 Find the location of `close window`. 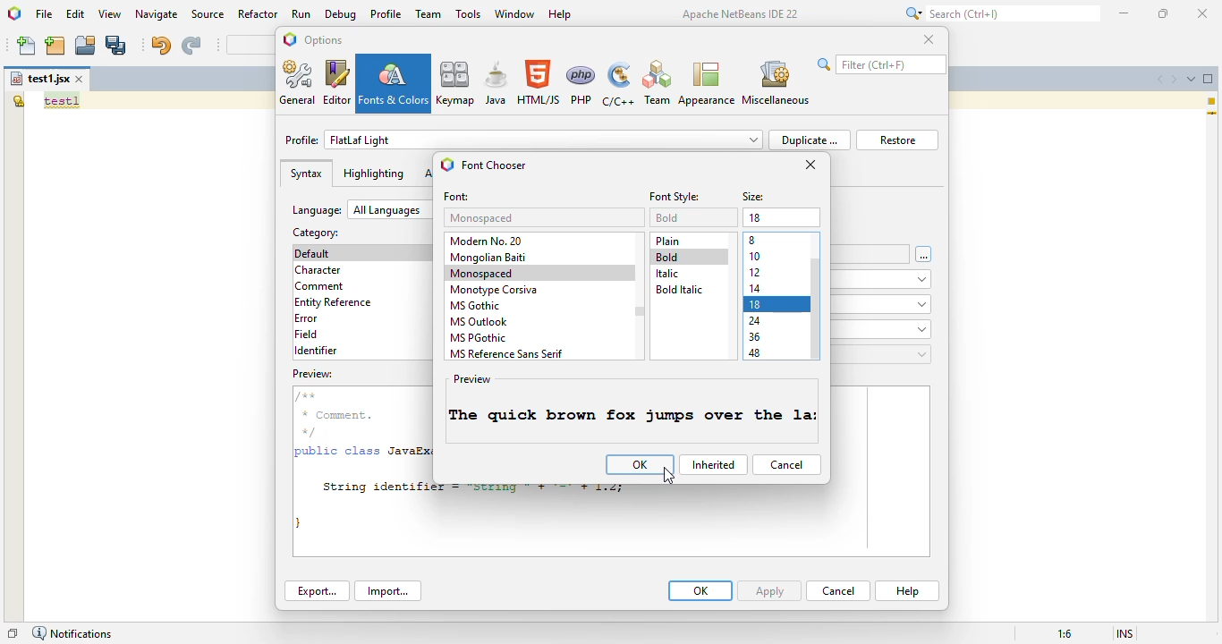

close window is located at coordinates (81, 79).